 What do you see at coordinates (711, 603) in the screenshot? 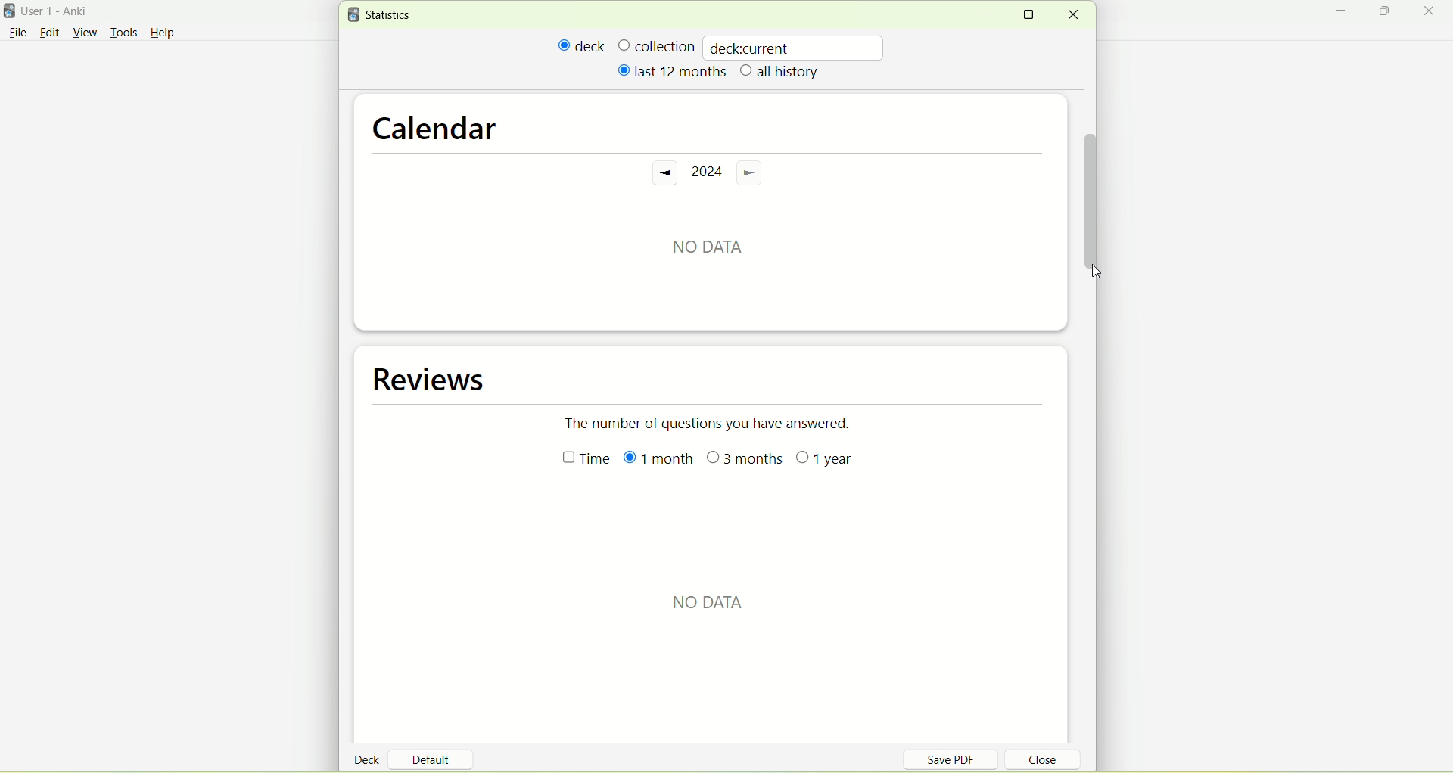
I see `NO DATA` at bounding box center [711, 603].